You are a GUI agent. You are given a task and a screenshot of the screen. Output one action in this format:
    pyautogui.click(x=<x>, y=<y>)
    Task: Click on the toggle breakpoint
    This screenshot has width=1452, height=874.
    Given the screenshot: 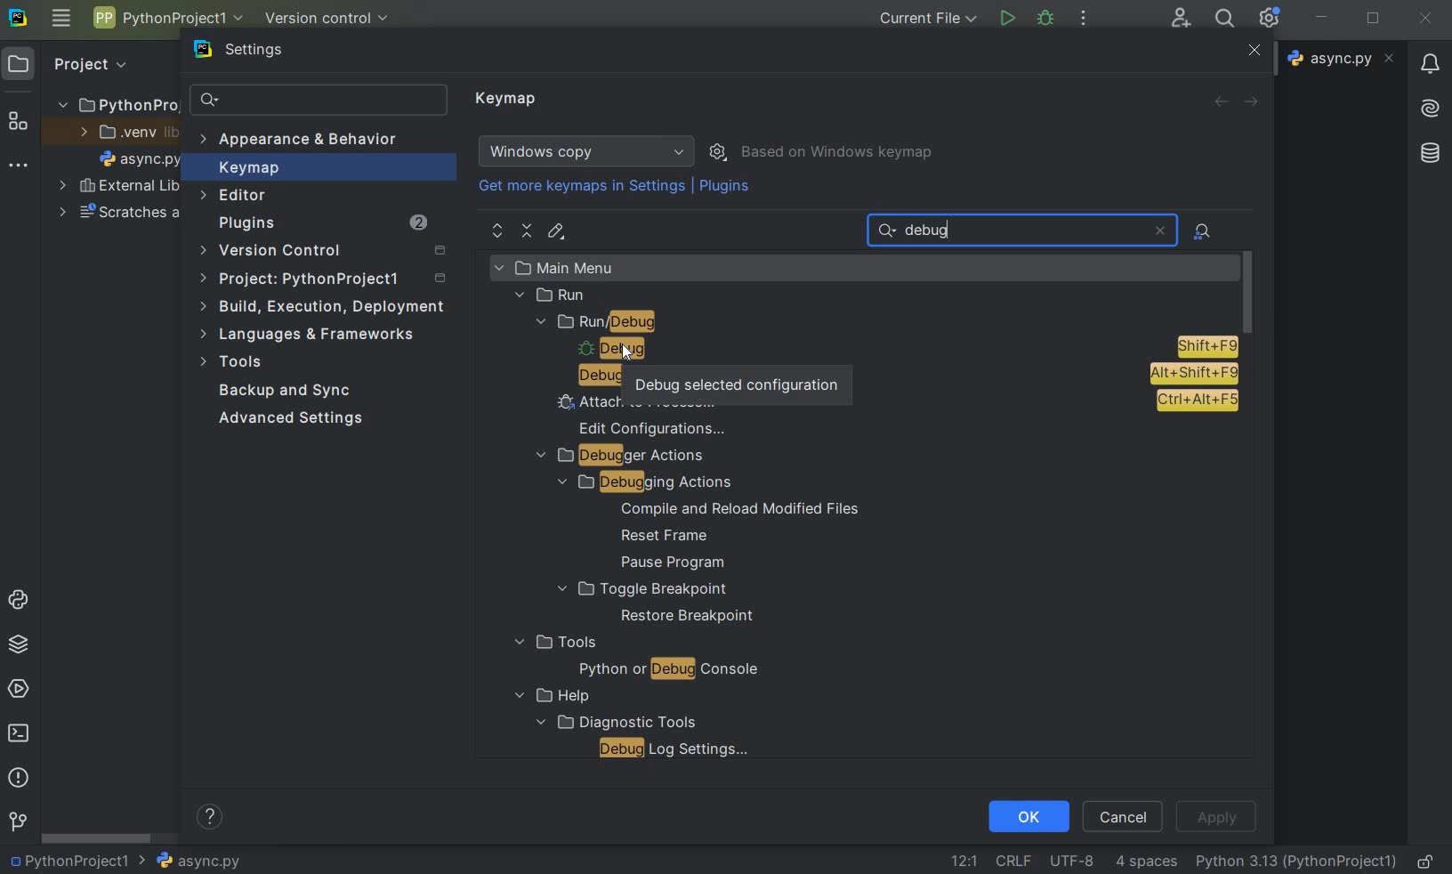 What is the action you would take?
    pyautogui.click(x=642, y=589)
    